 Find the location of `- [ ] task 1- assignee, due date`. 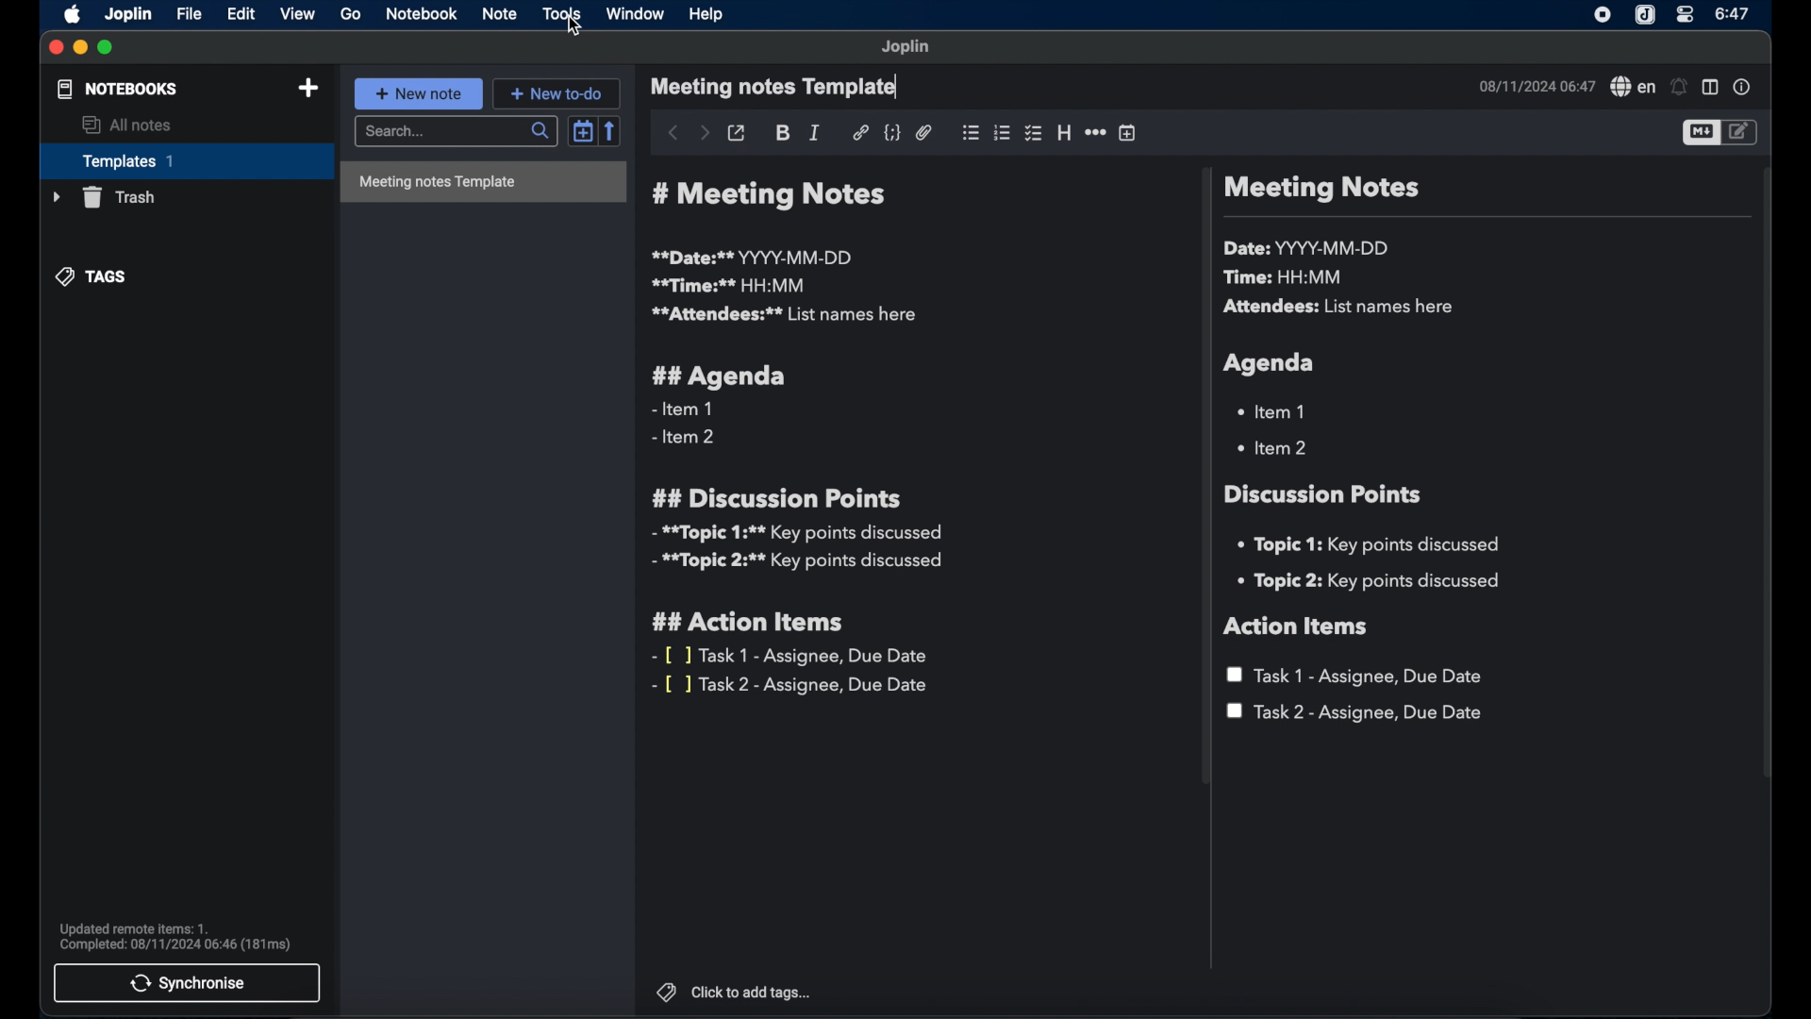

- [ ] task 1- assignee, due date is located at coordinates (791, 656).